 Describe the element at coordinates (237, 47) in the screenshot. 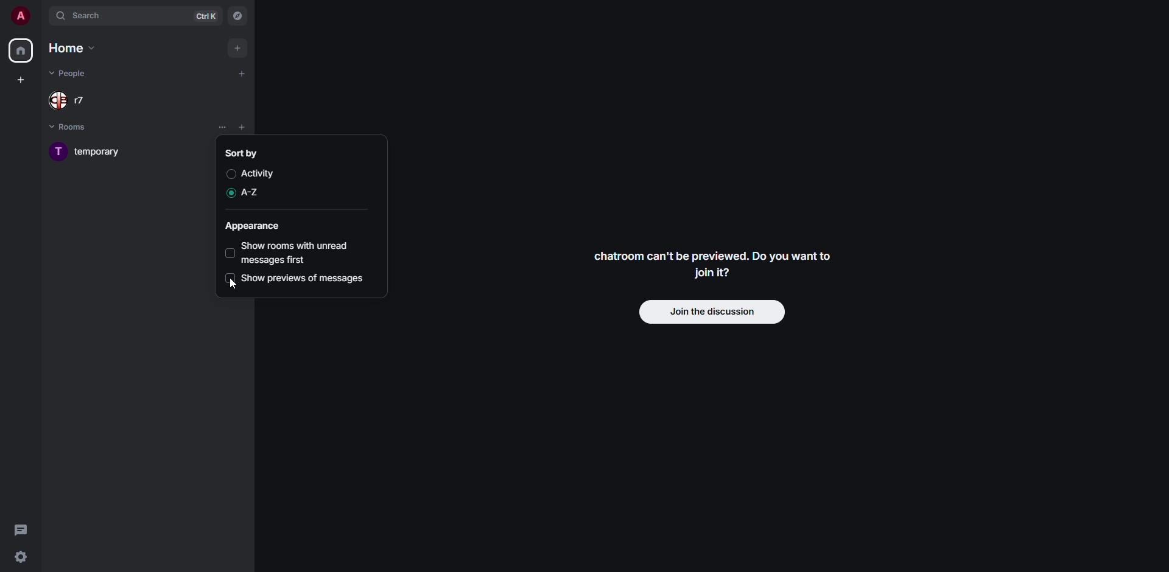

I see `add` at that location.